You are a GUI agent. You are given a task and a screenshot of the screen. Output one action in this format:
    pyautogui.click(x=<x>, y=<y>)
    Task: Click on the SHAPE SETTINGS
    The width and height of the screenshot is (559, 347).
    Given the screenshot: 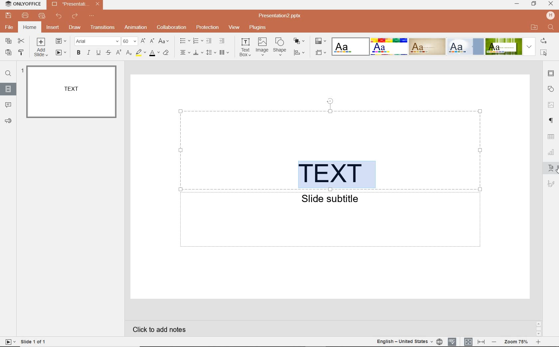 What is the action you would take?
    pyautogui.click(x=551, y=90)
    